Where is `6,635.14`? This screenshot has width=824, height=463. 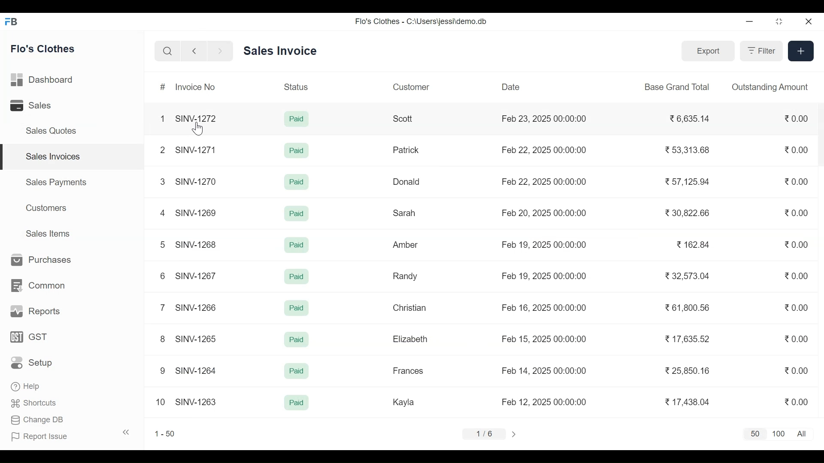
6,635.14 is located at coordinates (689, 118).